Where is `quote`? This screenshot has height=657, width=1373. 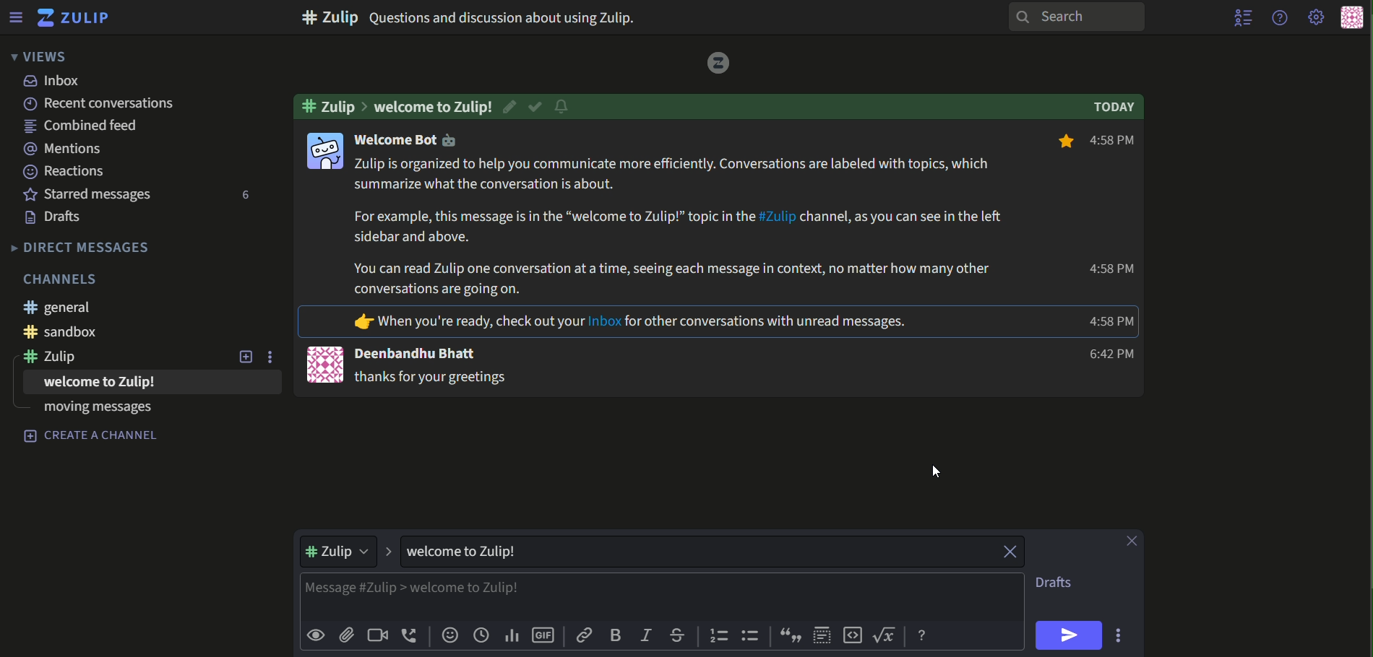
quote is located at coordinates (791, 637).